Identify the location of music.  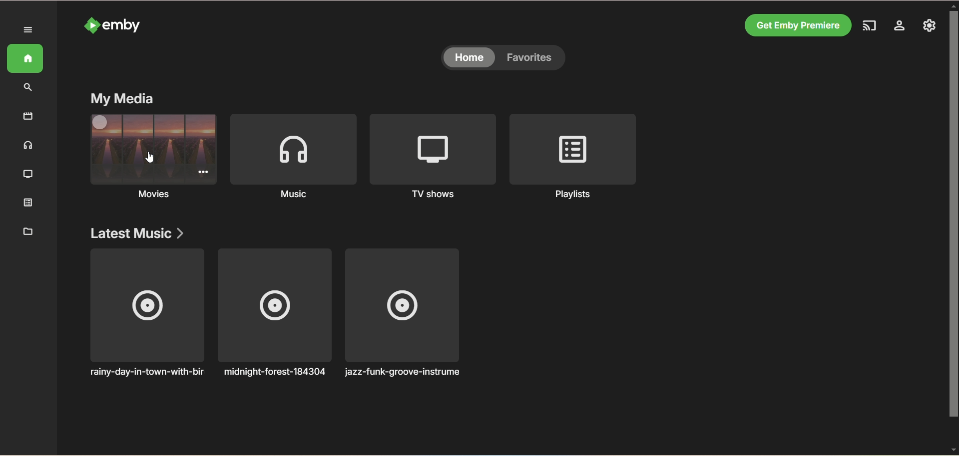
(295, 197).